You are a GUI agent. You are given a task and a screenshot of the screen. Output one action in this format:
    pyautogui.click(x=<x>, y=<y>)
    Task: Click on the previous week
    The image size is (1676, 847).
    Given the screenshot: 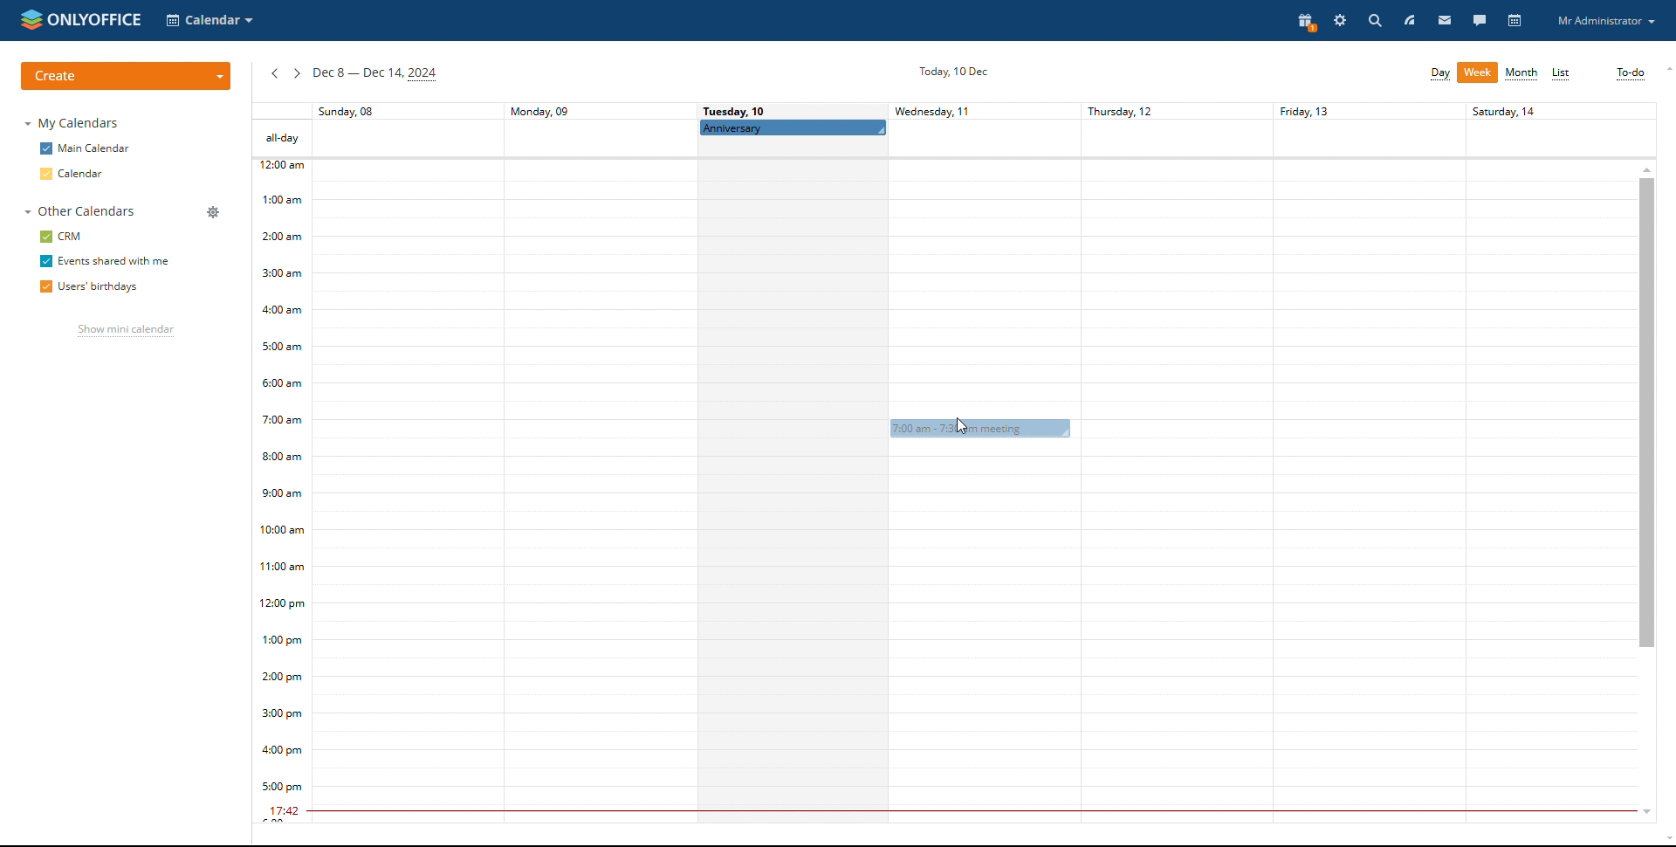 What is the action you would take?
    pyautogui.click(x=274, y=75)
    